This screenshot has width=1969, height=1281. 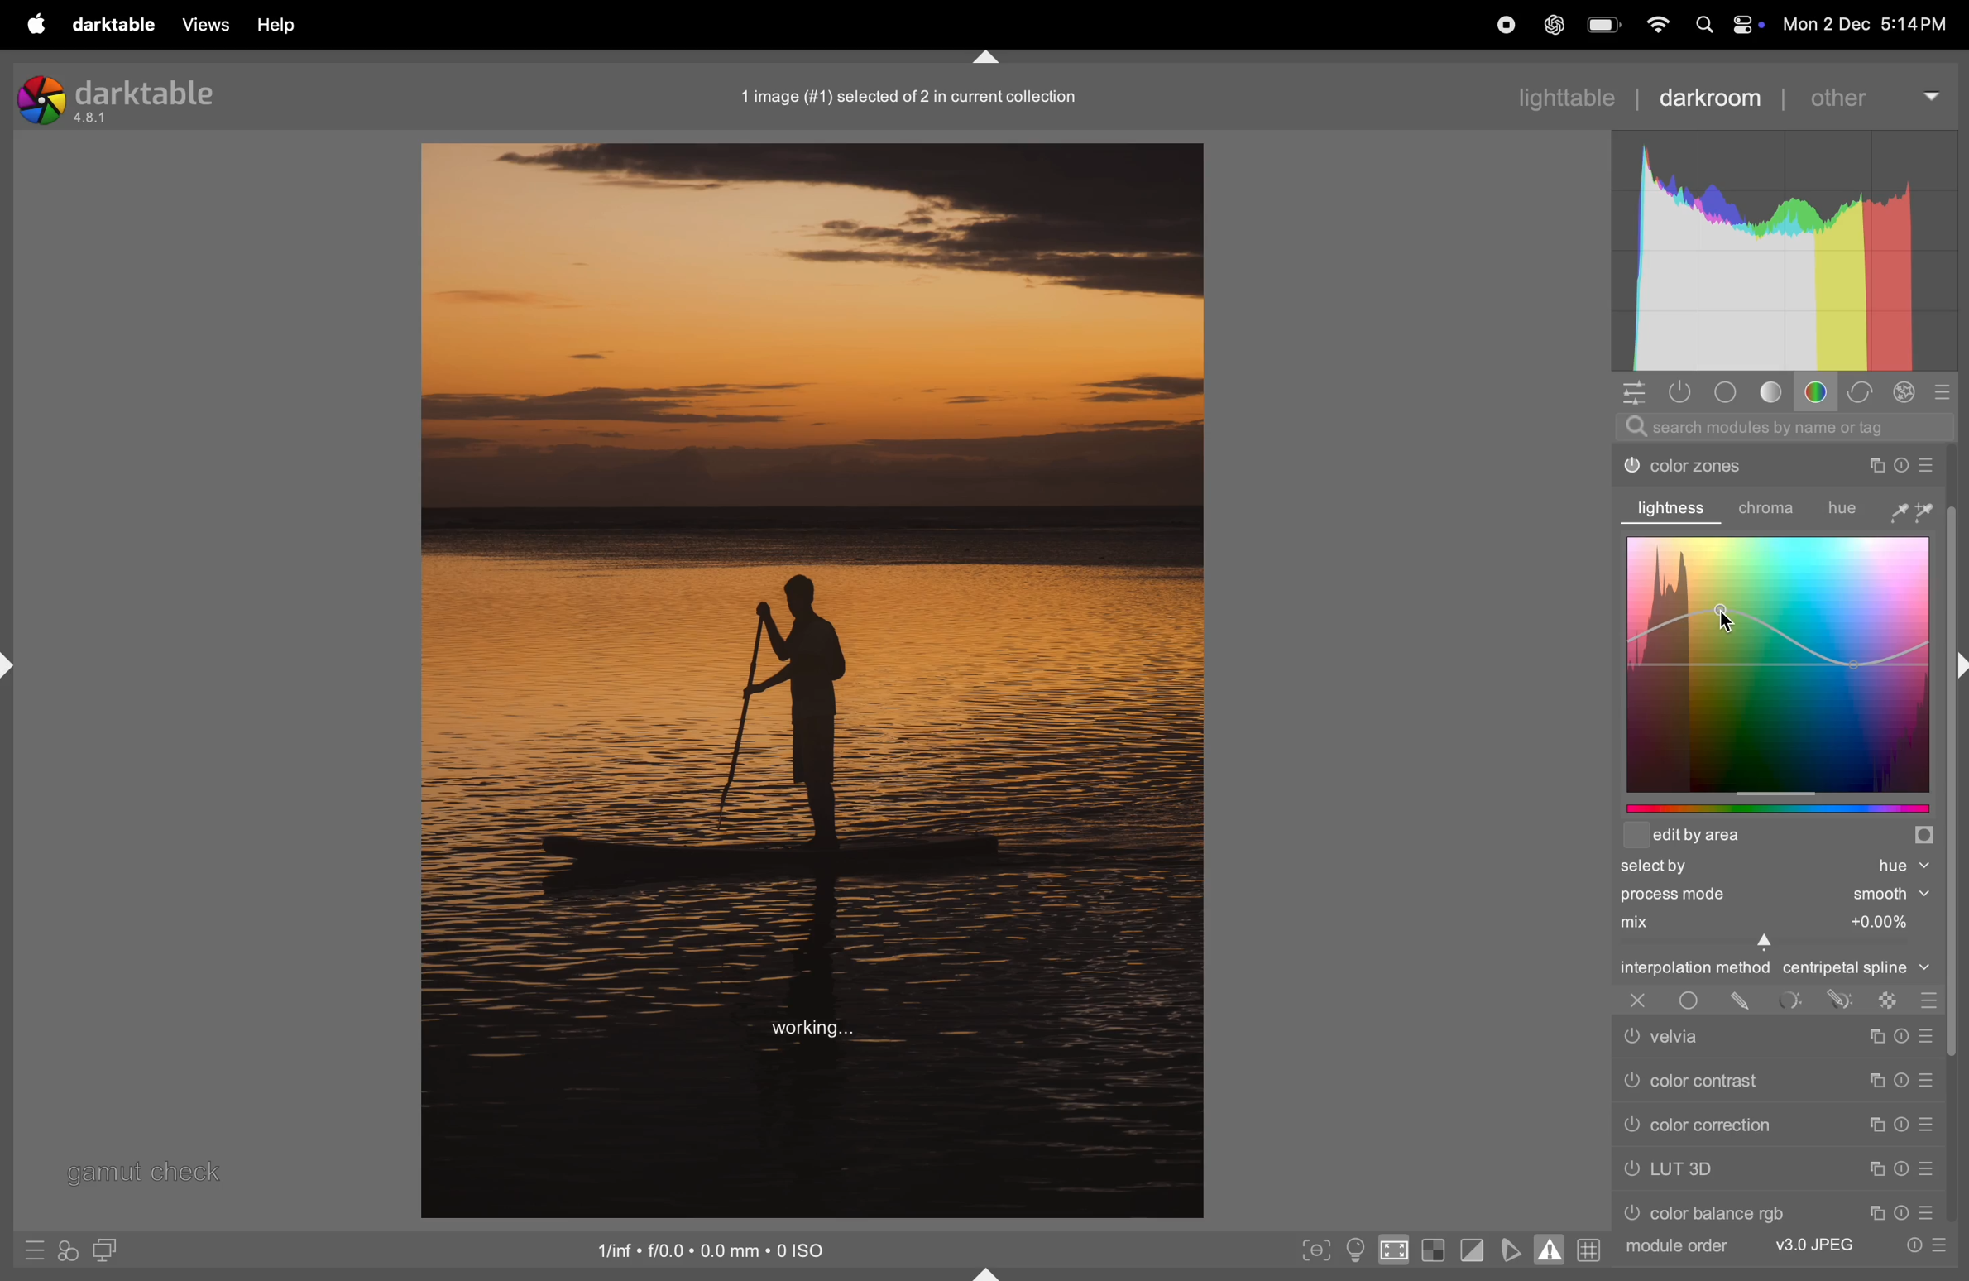 I want to click on , so click(x=1681, y=390).